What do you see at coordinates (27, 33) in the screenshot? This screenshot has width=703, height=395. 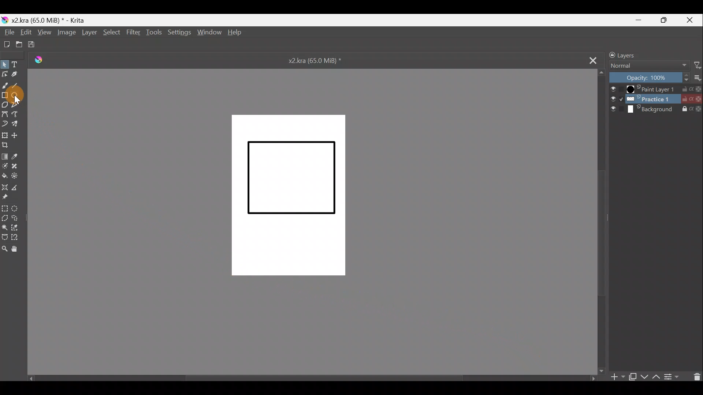 I see `Edit` at bounding box center [27, 33].